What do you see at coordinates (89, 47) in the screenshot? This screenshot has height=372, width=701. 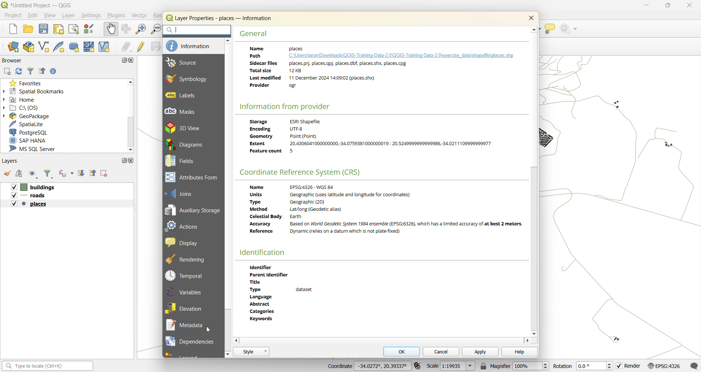 I see `new mesh` at bounding box center [89, 47].